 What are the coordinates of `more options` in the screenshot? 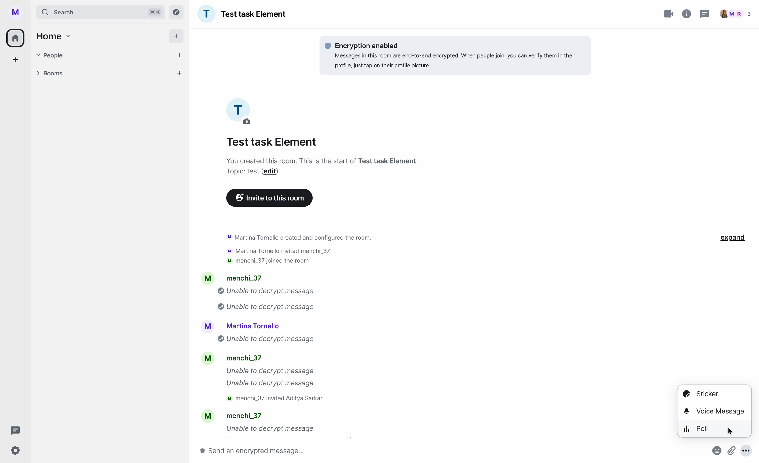 It's located at (749, 453).